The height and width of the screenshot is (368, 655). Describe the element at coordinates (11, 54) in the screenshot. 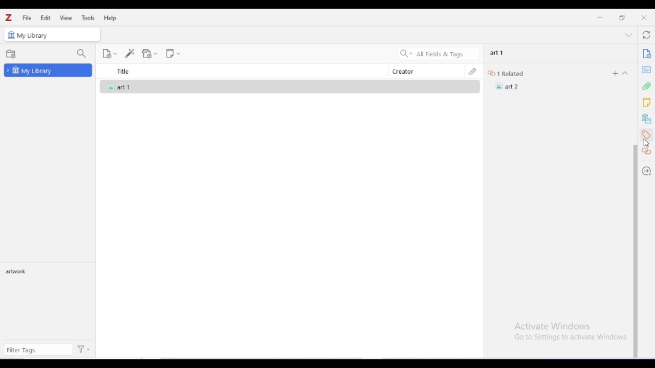

I see `new collection` at that location.